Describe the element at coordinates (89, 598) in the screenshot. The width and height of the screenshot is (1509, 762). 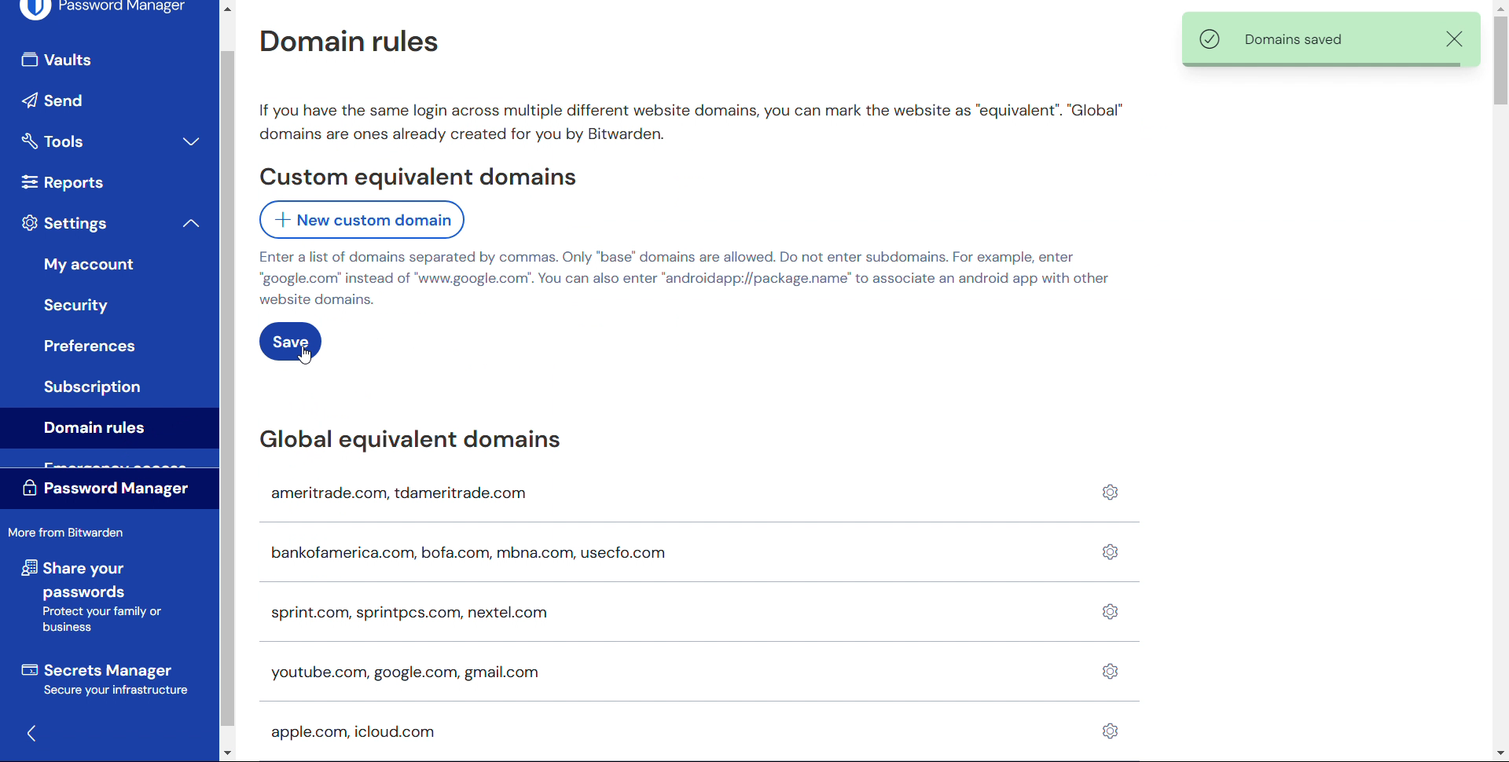
I see `share your passwords Protect your family or business` at that location.